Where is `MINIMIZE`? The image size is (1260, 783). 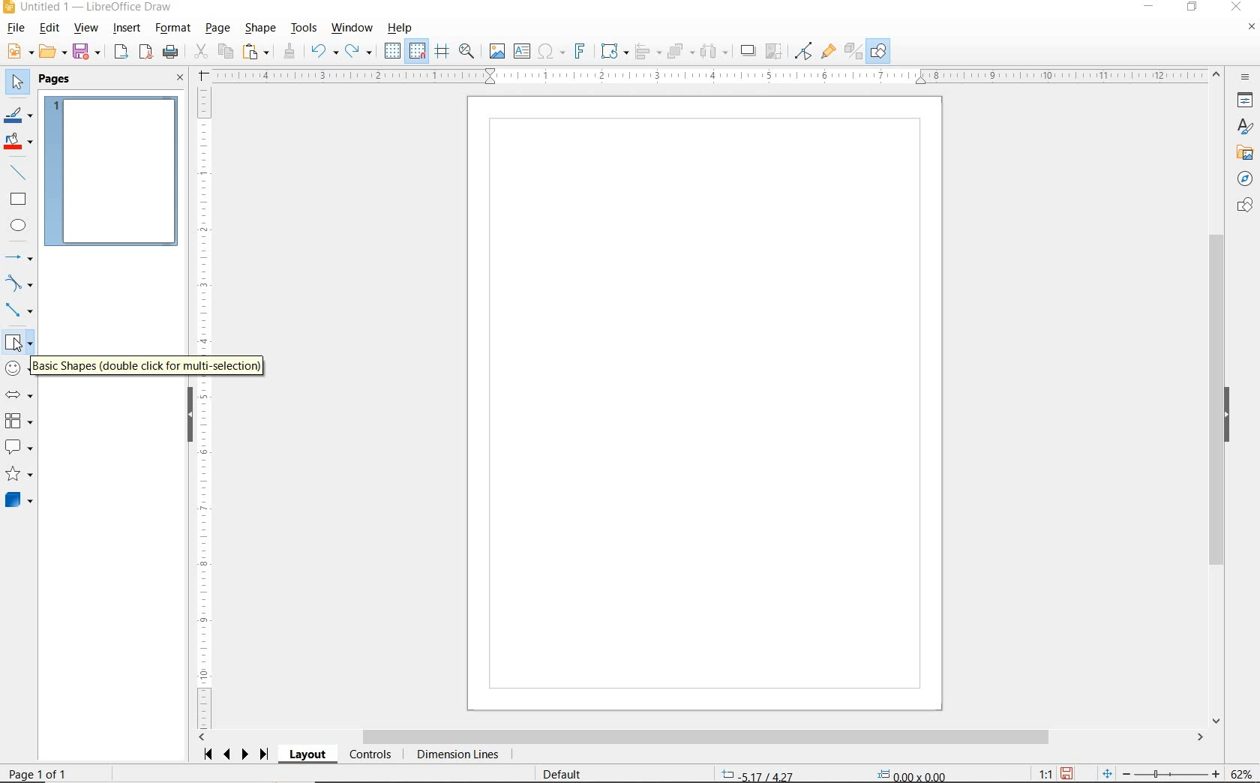 MINIMIZE is located at coordinates (1153, 7).